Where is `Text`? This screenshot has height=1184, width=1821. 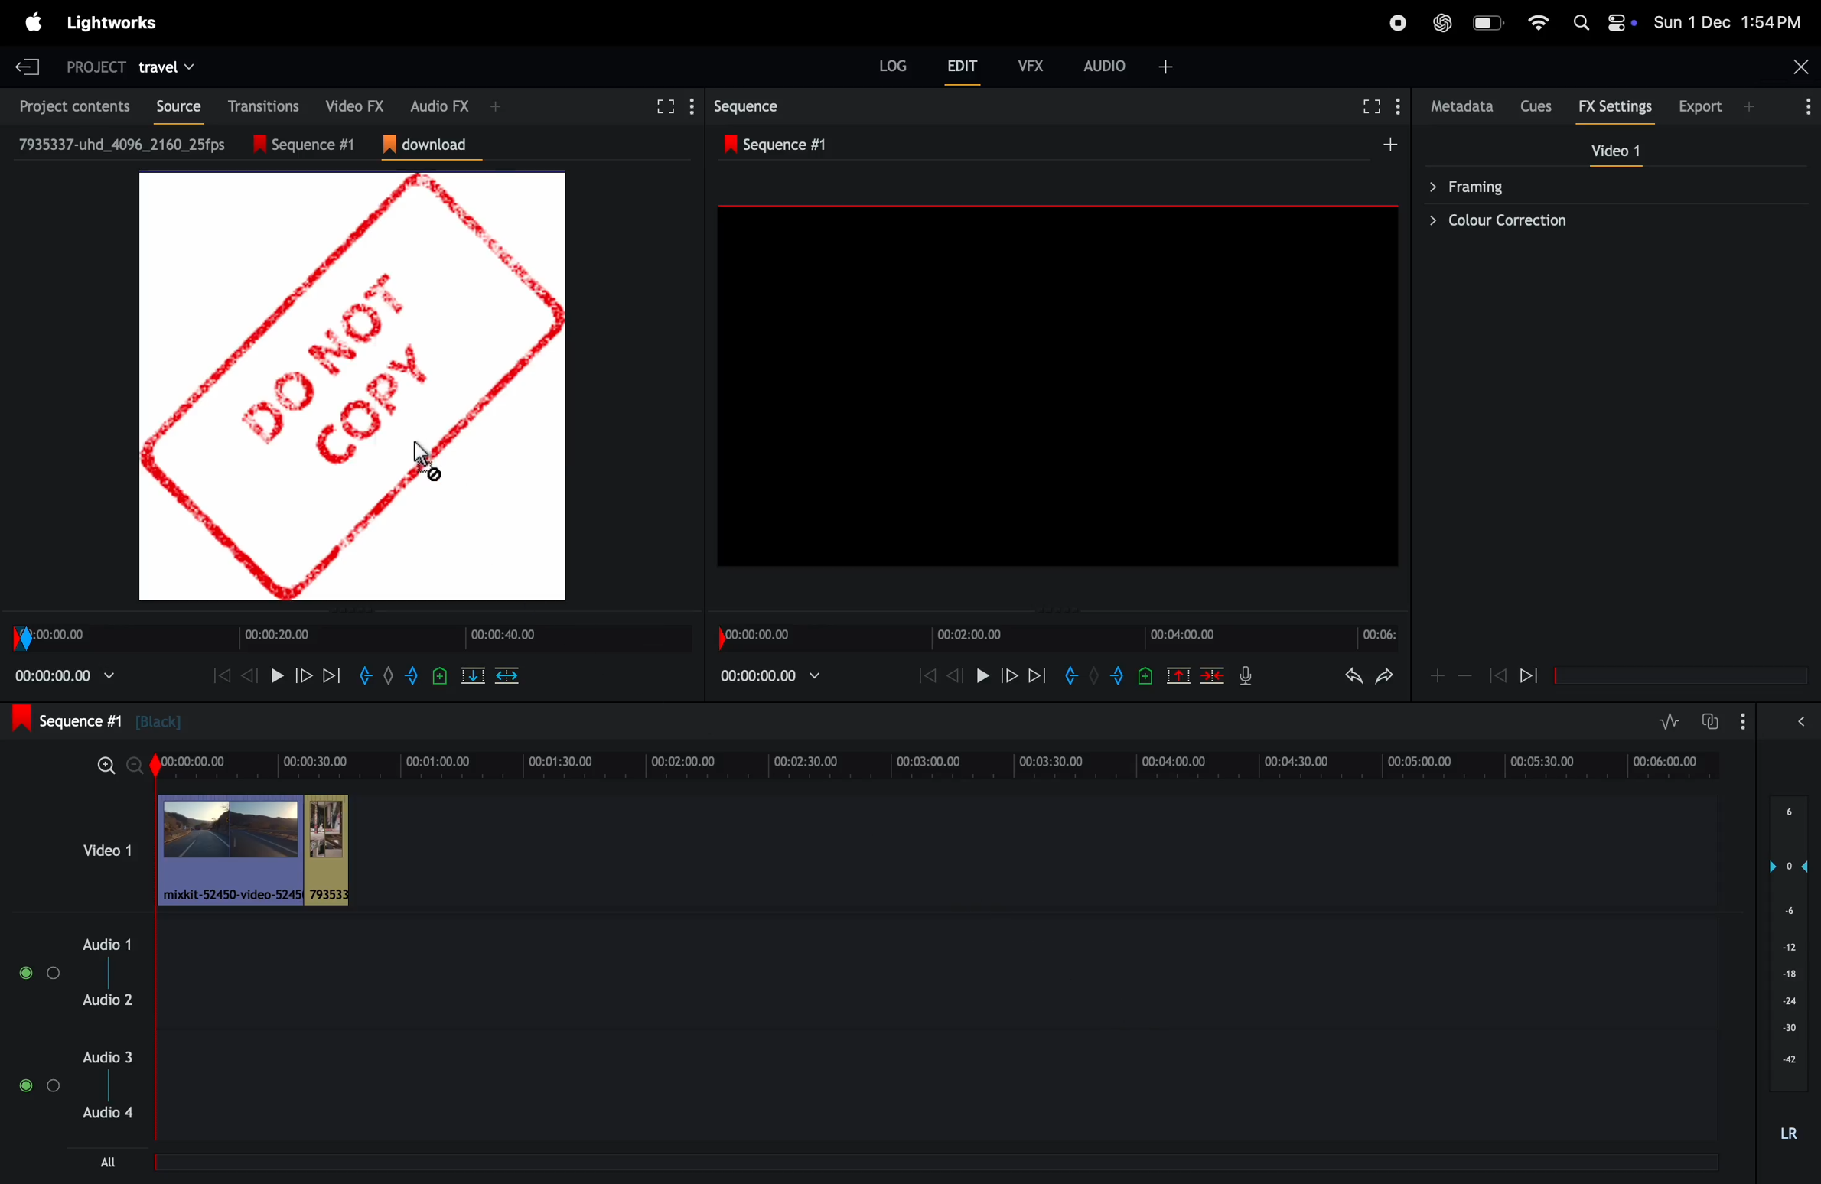 Text is located at coordinates (1789, 1134).